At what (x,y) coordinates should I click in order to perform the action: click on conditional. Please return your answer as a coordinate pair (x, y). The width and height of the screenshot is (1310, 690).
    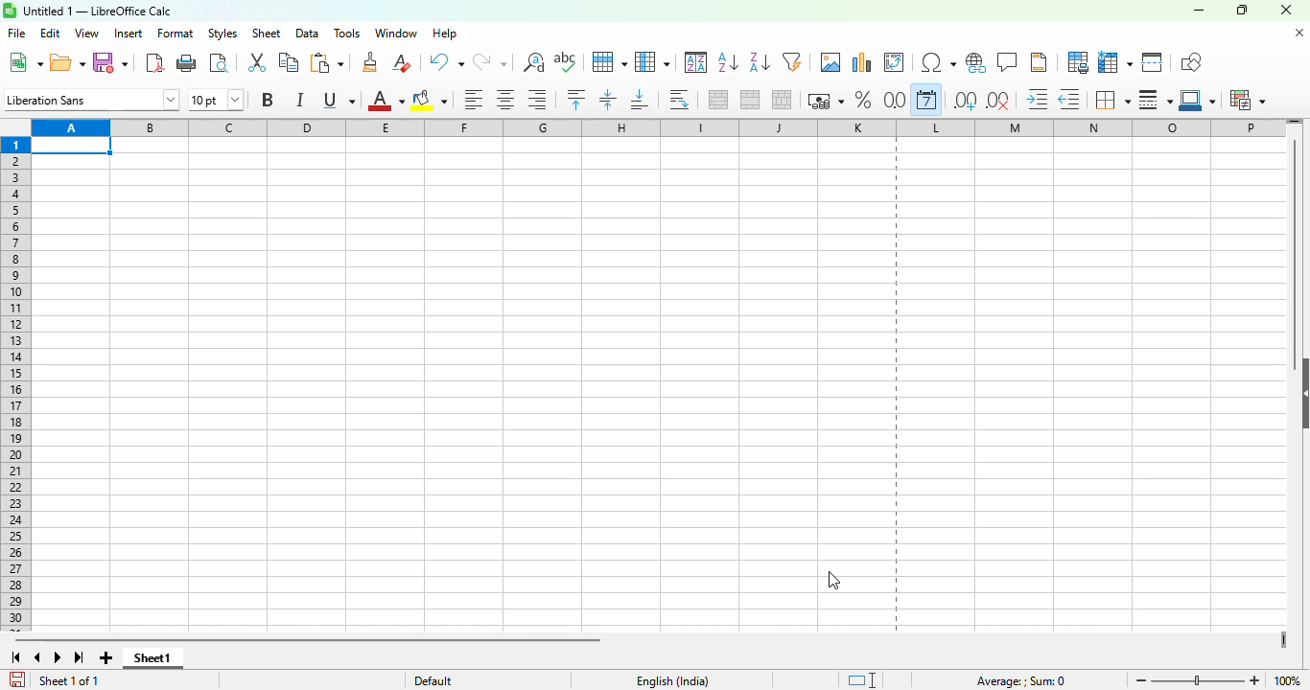
    Looking at the image, I should click on (1246, 100).